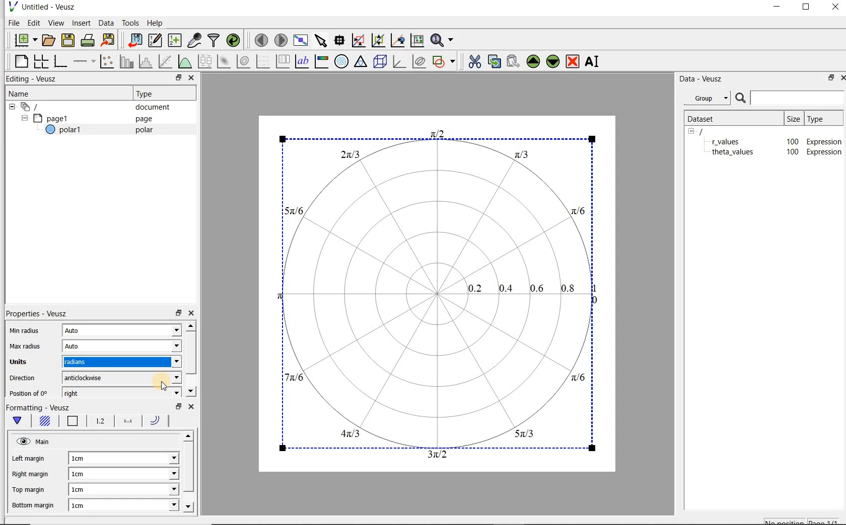 Image resolution: width=846 pixels, height=525 pixels. Describe the element at coordinates (826, 152) in the screenshot. I see `Expression` at that location.